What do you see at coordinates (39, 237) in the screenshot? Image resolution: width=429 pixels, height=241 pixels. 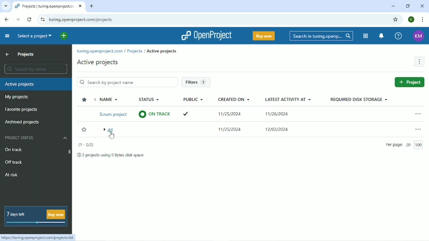 I see `Link` at bounding box center [39, 237].